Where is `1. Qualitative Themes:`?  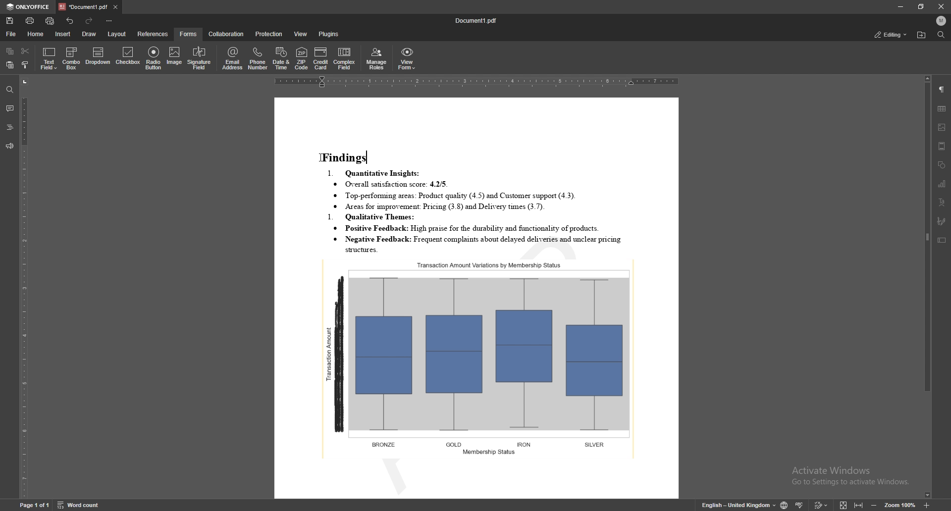
1. Qualitative Themes: is located at coordinates (374, 217).